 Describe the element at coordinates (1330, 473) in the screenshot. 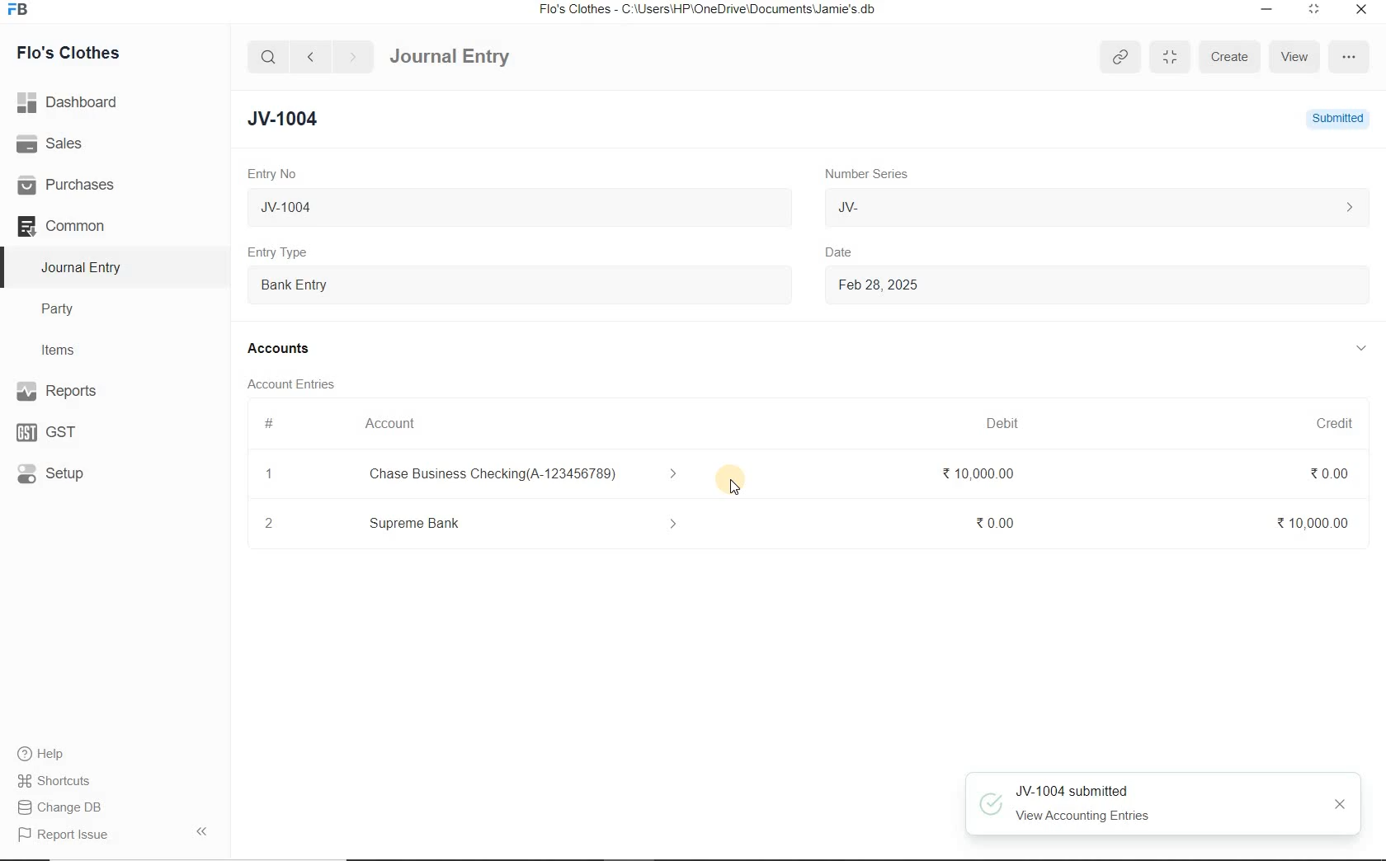

I see `₹0.00` at that location.